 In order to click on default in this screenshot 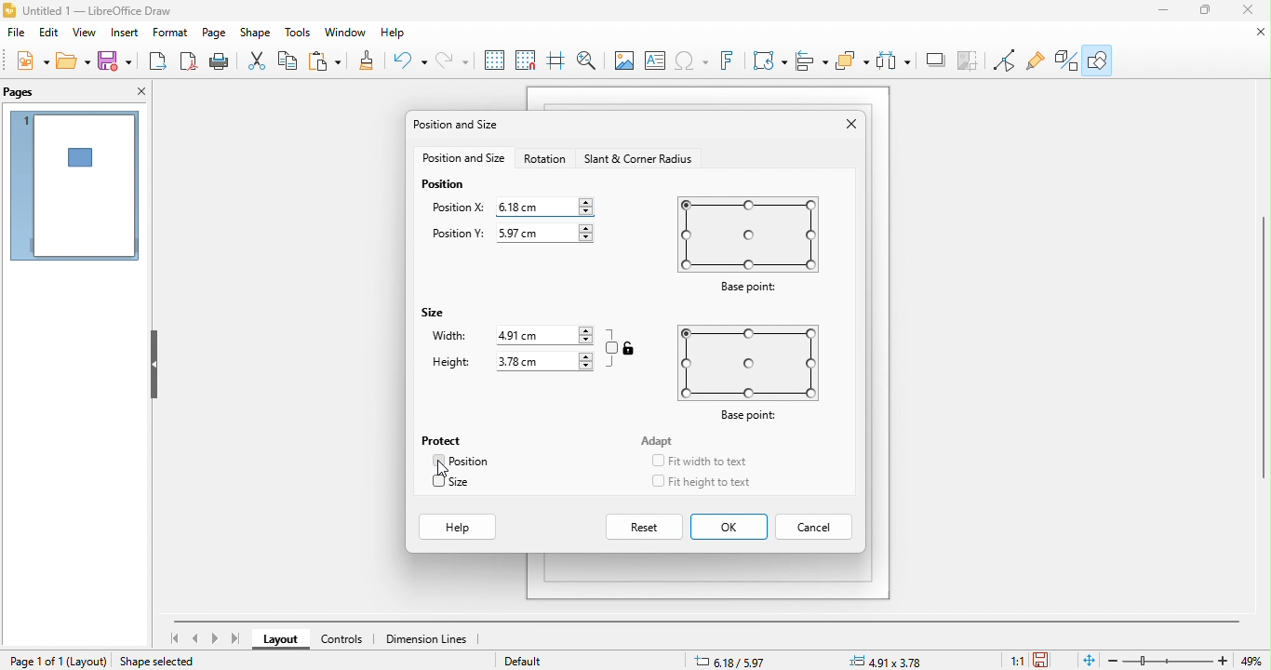, I will do `click(535, 660)`.